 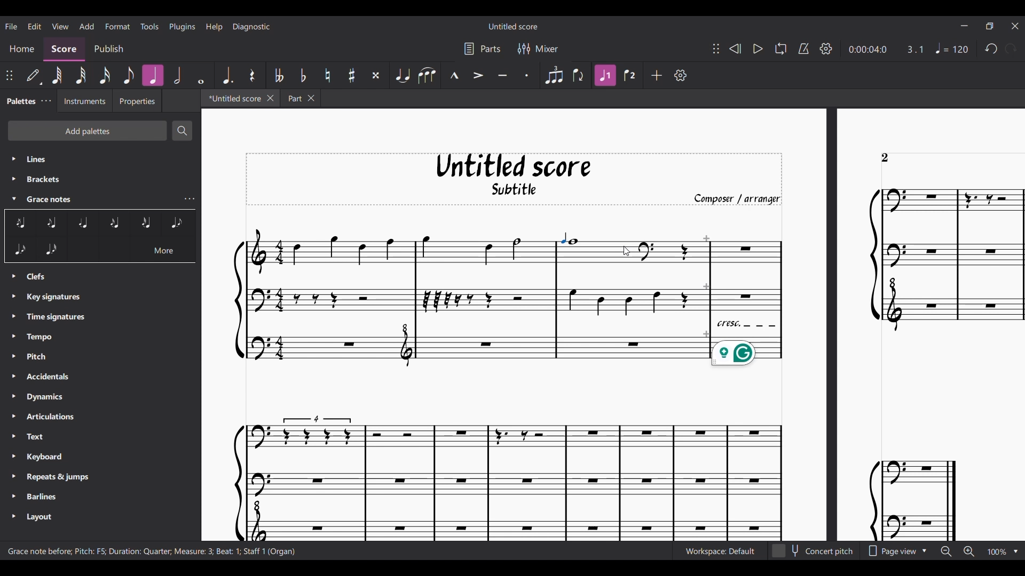 I want to click on Plugins menu, so click(x=182, y=26).